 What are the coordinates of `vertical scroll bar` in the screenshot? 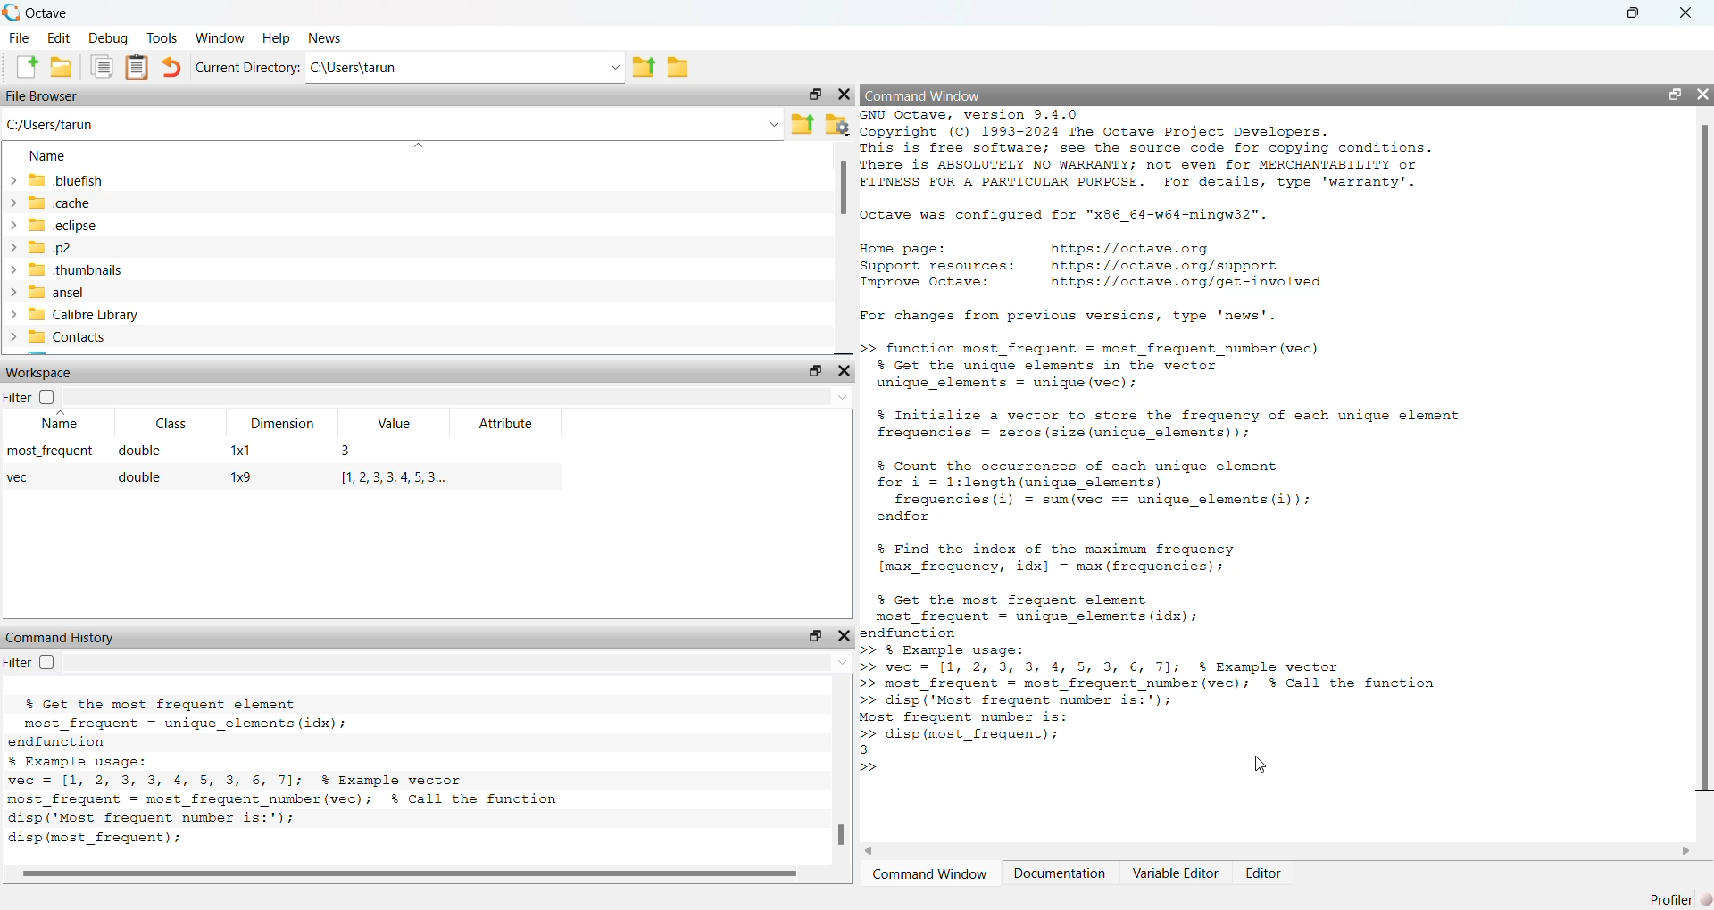 It's located at (844, 248).